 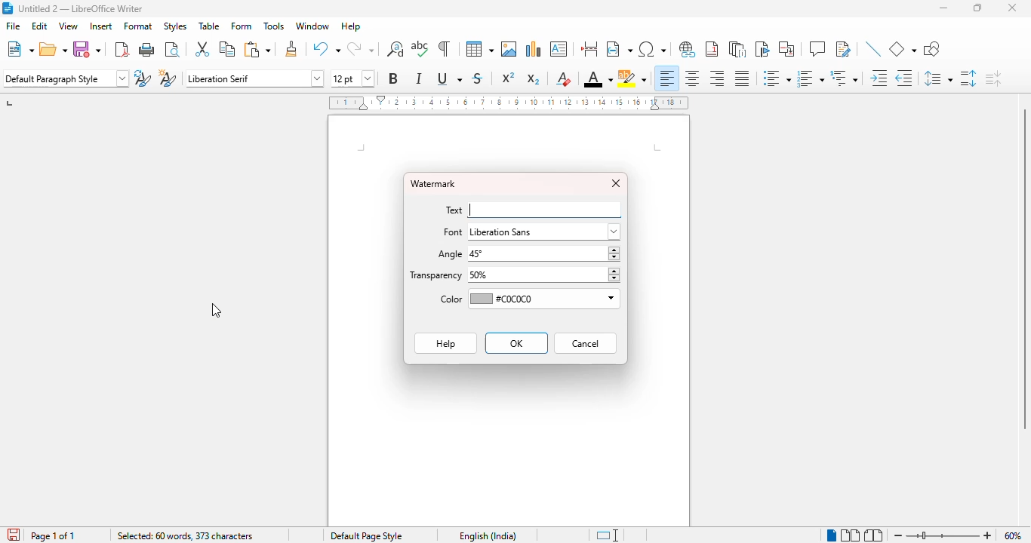 What do you see at coordinates (688, 49) in the screenshot?
I see `insert hyperlink` at bounding box center [688, 49].